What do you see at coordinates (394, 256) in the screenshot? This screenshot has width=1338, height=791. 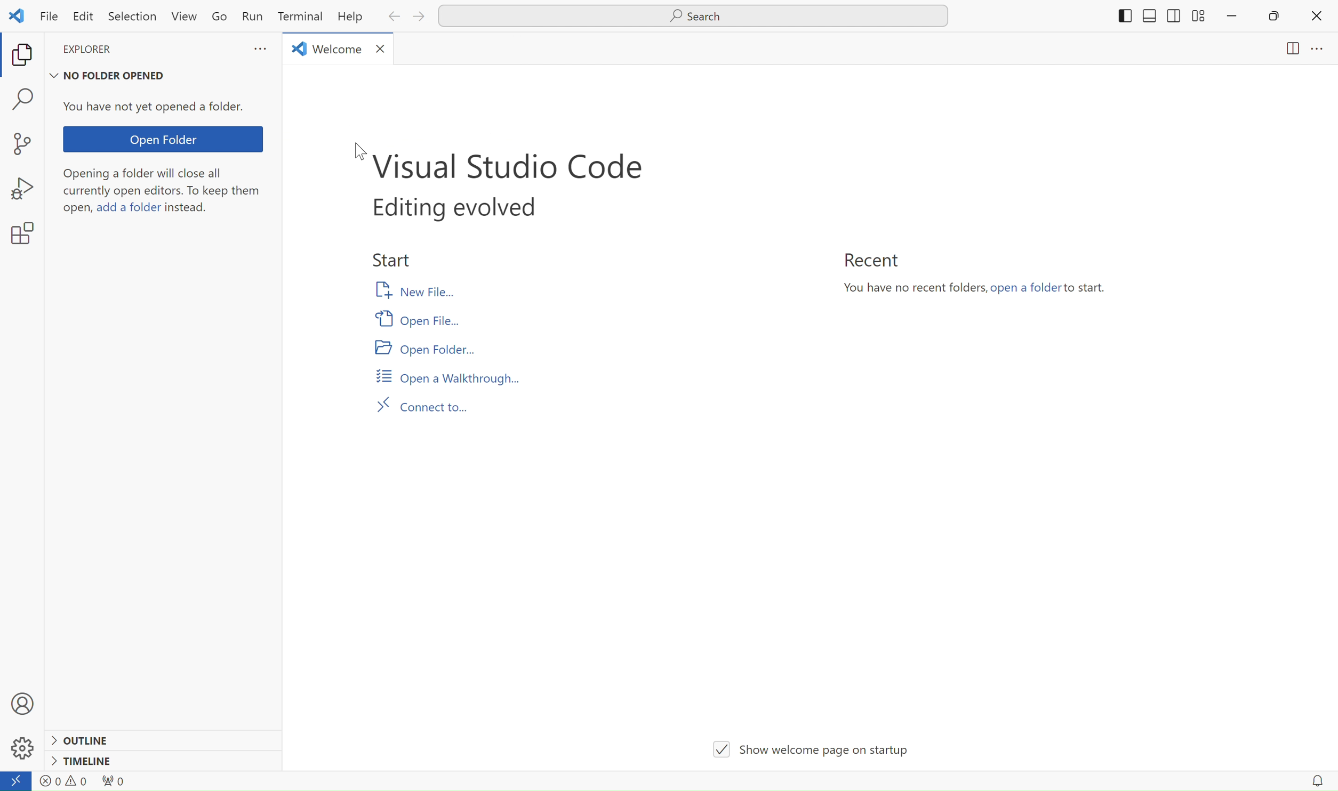 I see `start` at bounding box center [394, 256].